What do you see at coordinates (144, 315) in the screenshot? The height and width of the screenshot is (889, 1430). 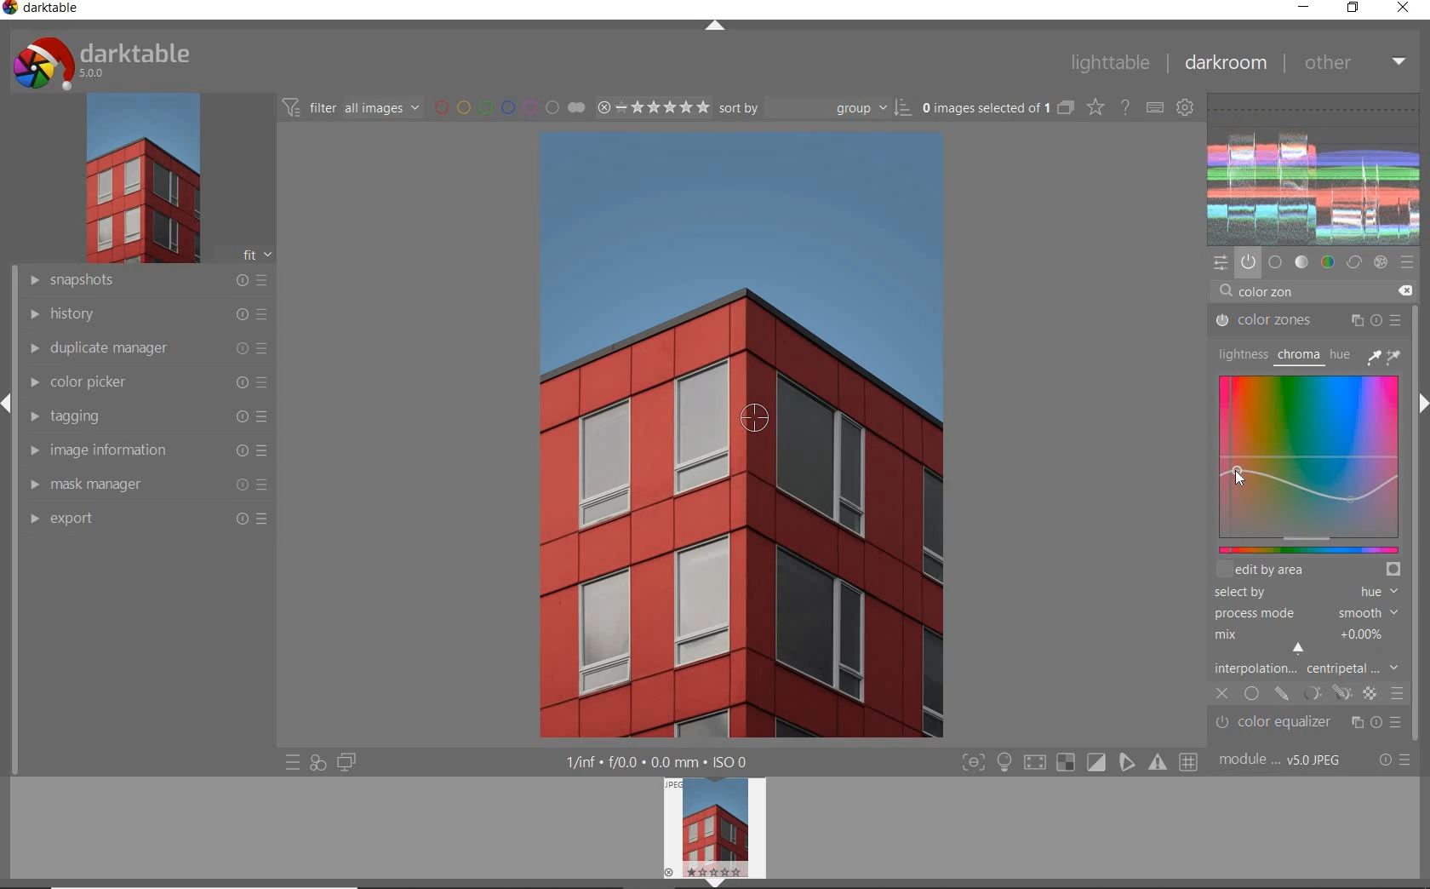 I see `history` at bounding box center [144, 315].